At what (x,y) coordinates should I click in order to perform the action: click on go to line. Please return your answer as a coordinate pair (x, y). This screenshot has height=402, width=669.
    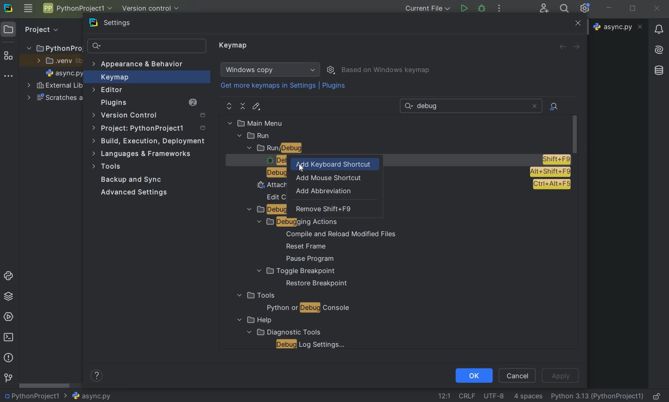
    Looking at the image, I should click on (444, 396).